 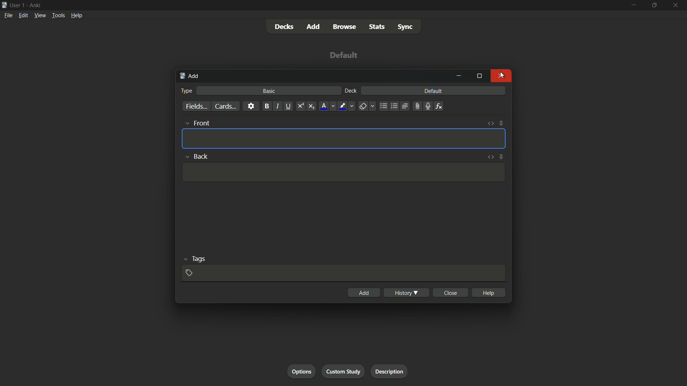 What do you see at coordinates (406, 292) in the screenshot?
I see `history` at bounding box center [406, 292].